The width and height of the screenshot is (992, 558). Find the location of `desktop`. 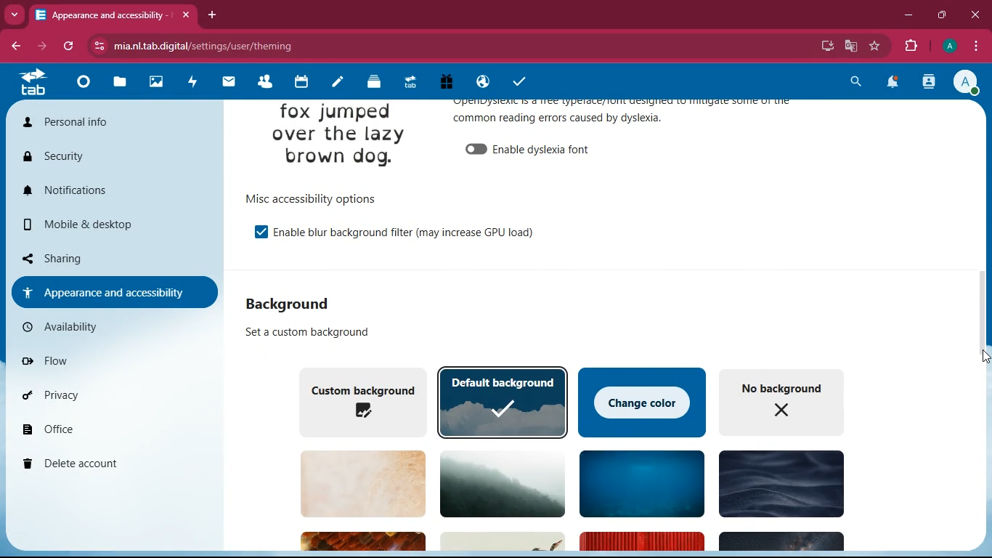

desktop is located at coordinates (819, 44).